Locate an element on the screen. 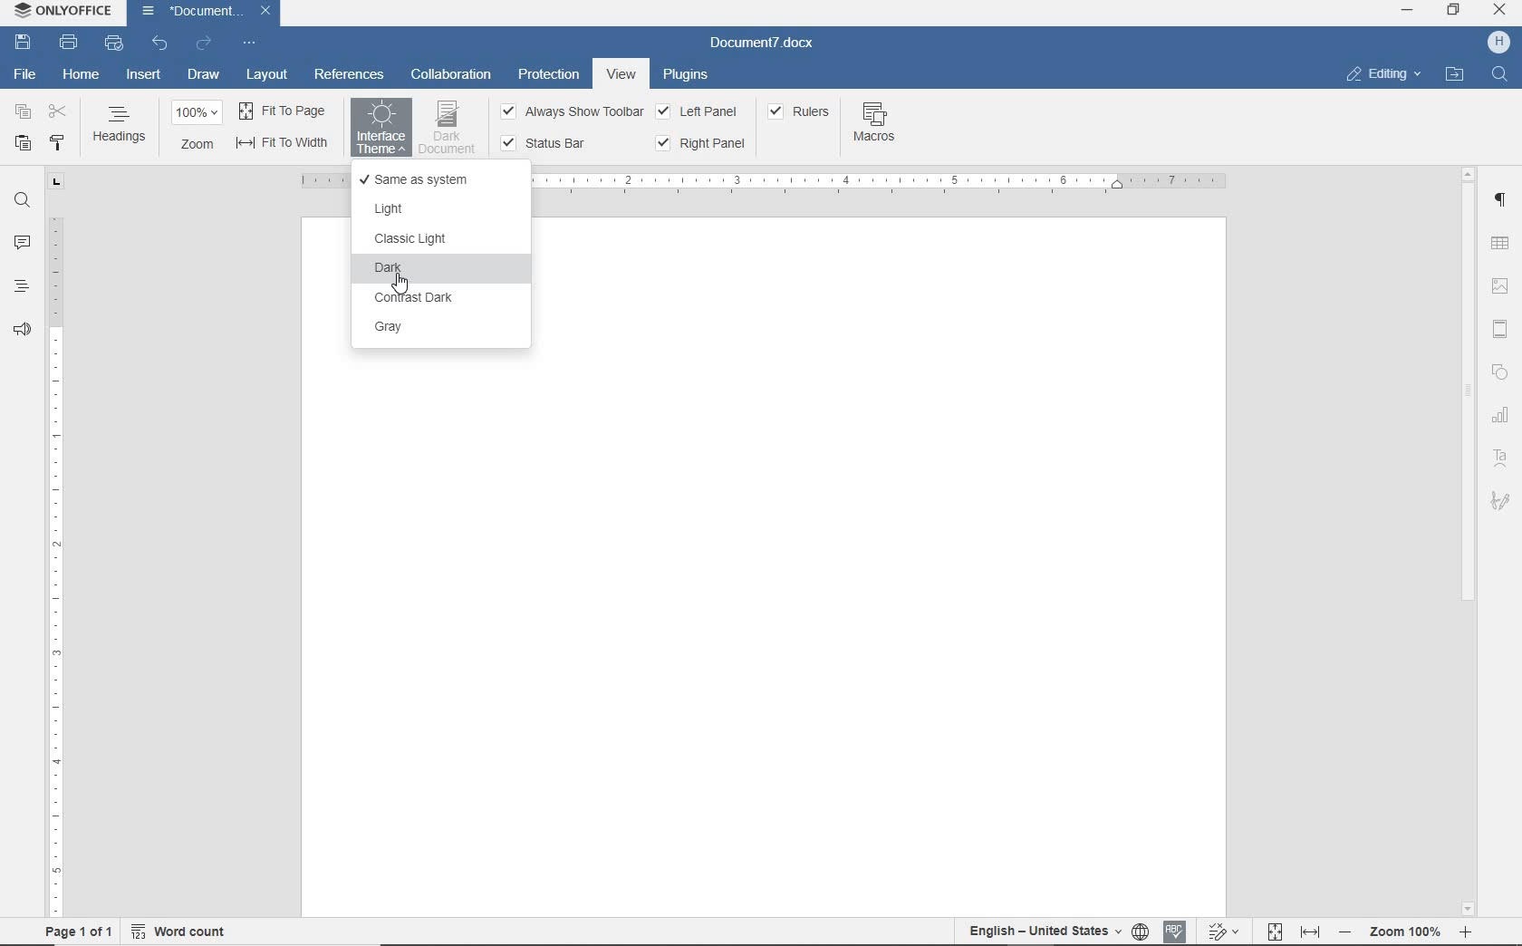 Image resolution: width=1522 pixels, height=946 pixels. HOME is located at coordinates (83, 73).